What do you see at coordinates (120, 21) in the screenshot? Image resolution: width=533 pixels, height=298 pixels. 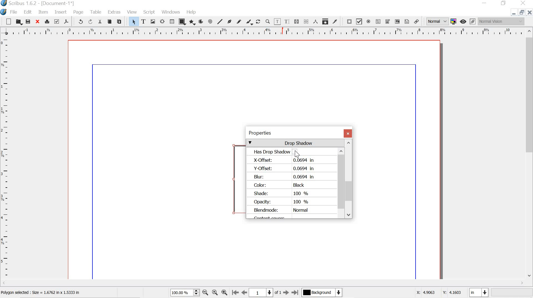 I see `paste` at bounding box center [120, 21].